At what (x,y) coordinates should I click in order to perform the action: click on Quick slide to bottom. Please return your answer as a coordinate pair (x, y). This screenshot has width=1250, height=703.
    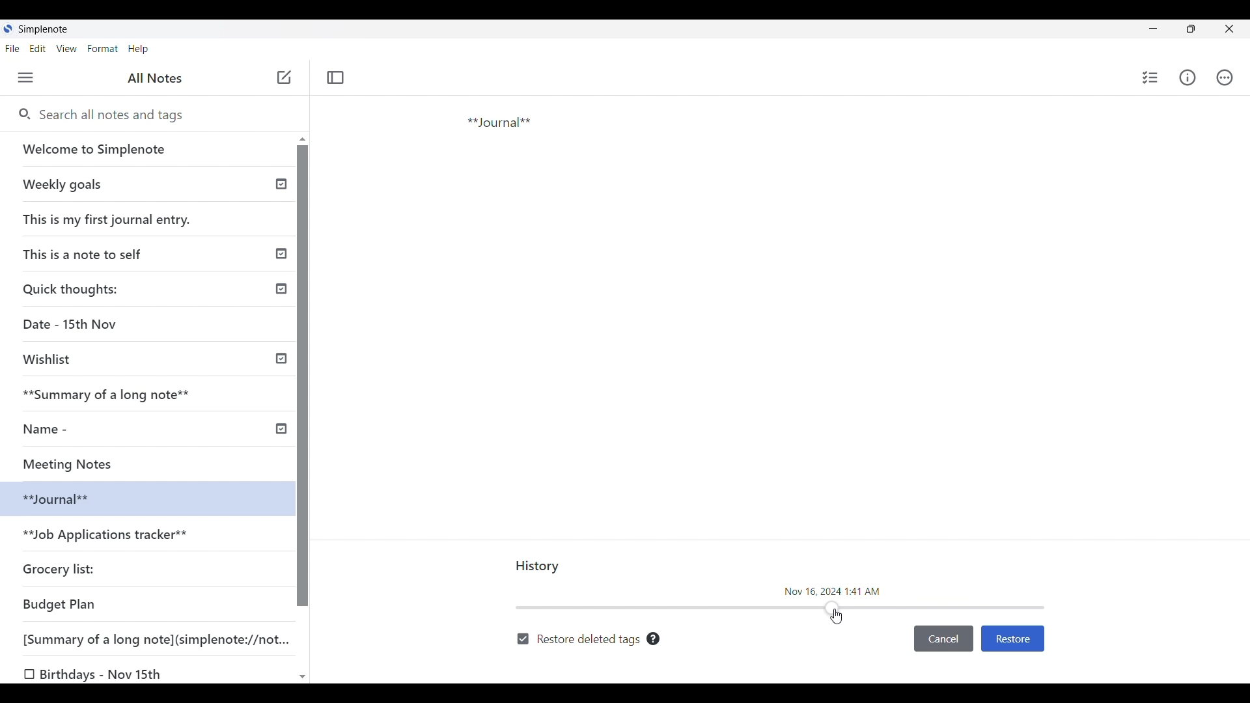
    Looking at the image, I should click on (303, 678).